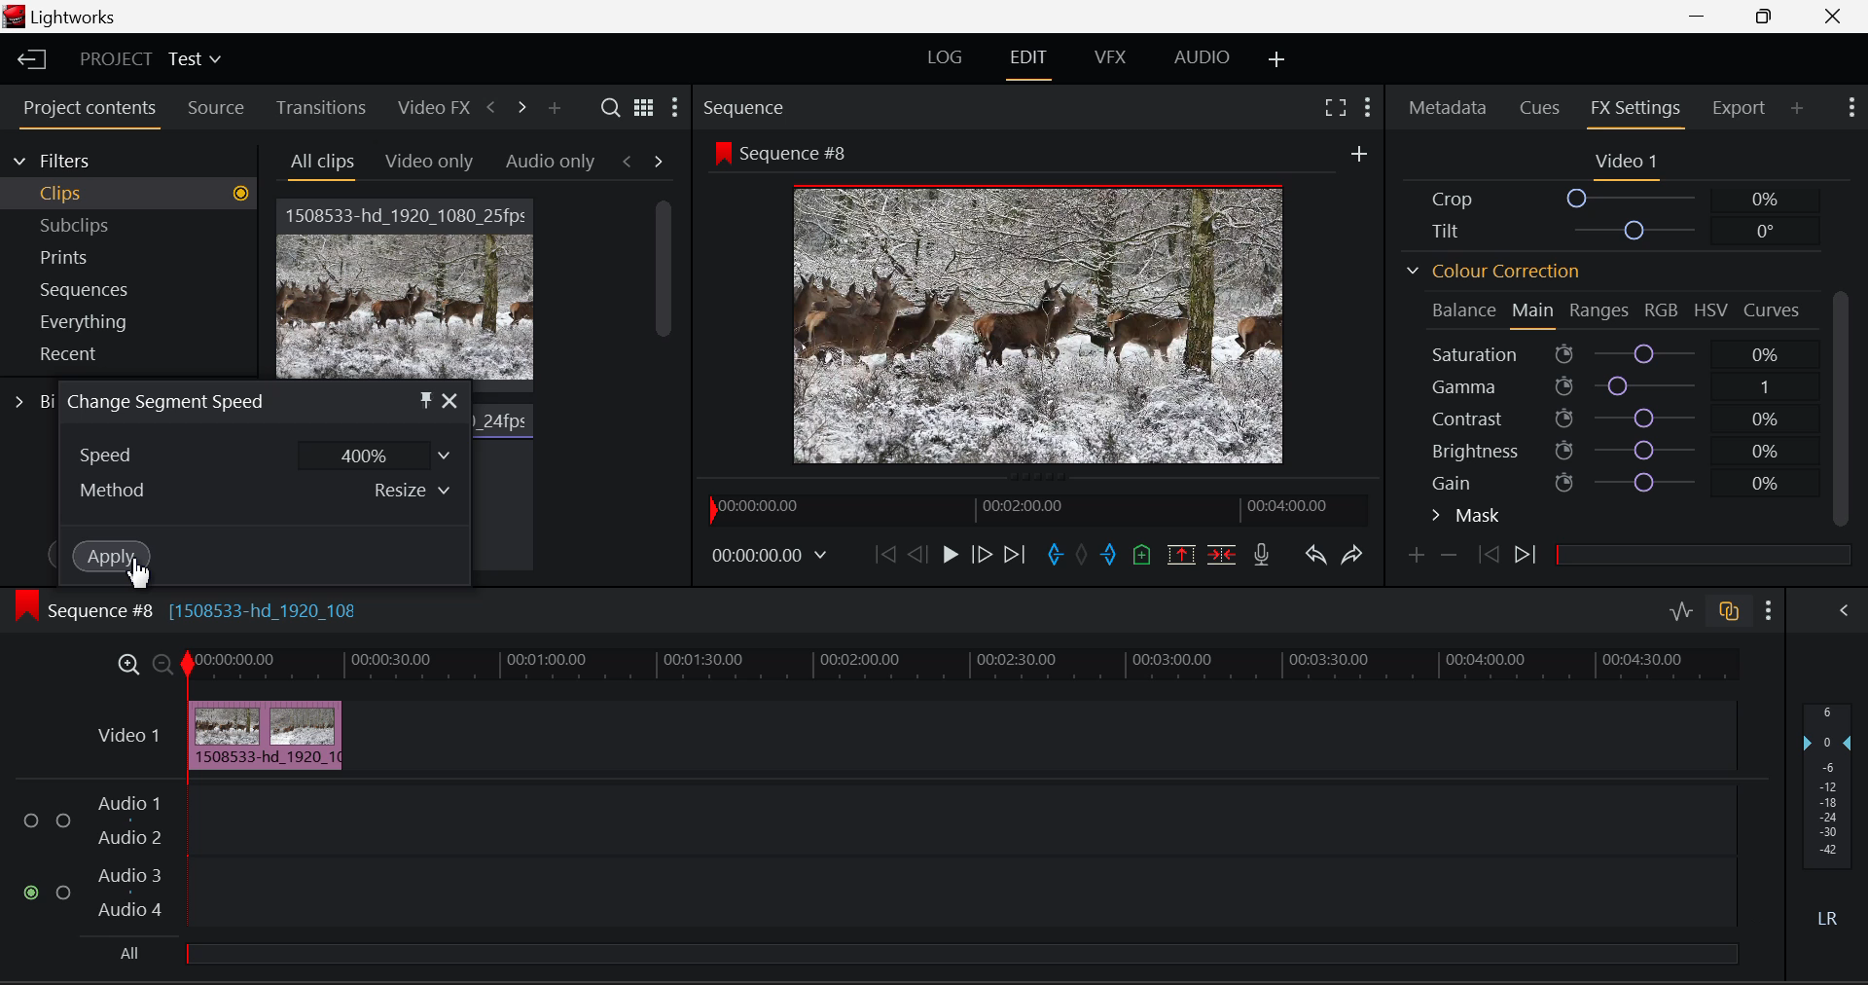 This screenshot has height=985, width=1868. I want to click on Auto Track Sync, so click(1729, 613).